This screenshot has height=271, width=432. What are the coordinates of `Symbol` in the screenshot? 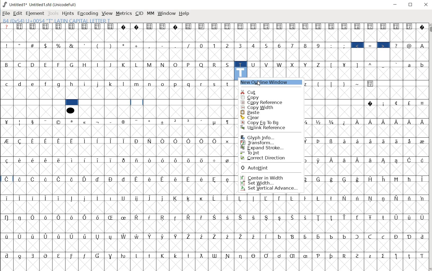 It's located at (333, 256).